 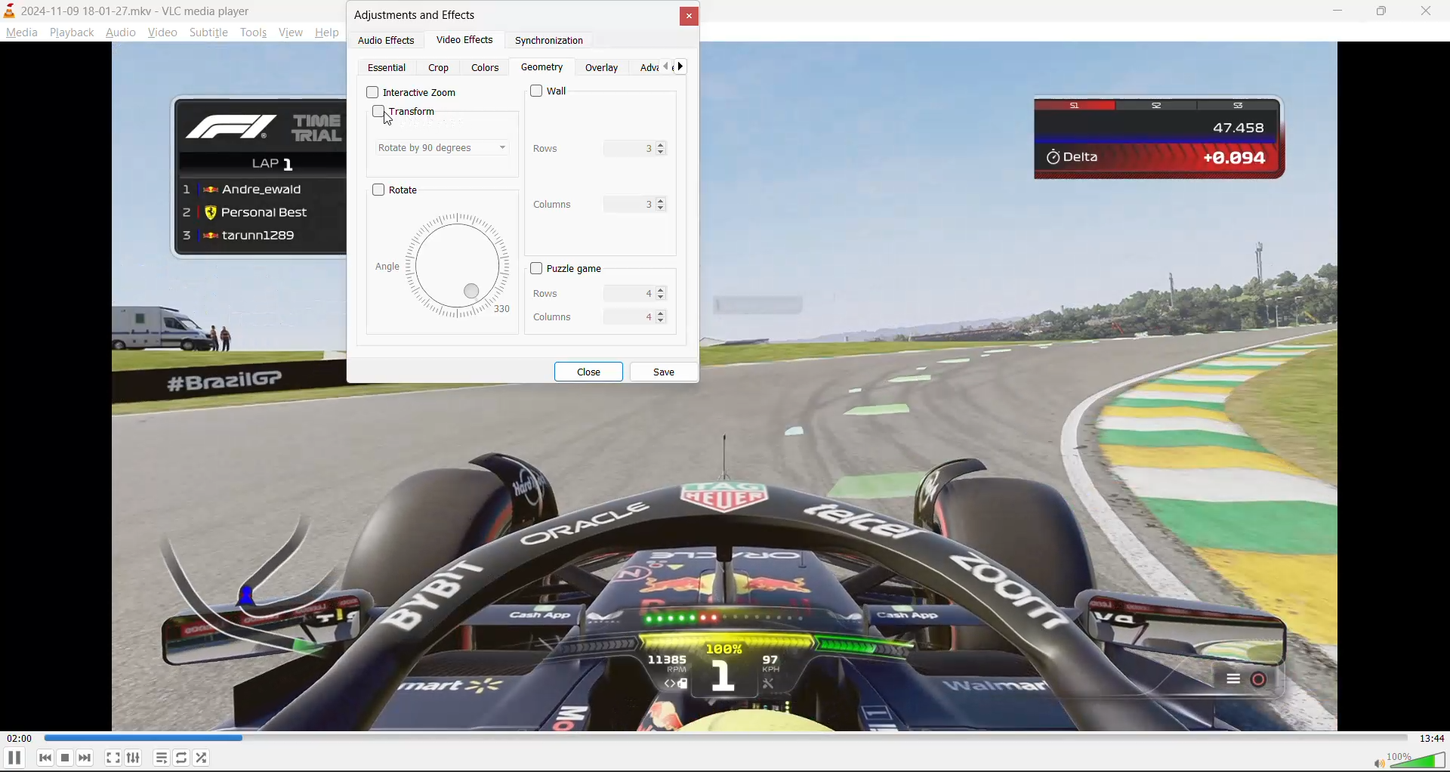 What do you see at coordinates (392, 119) in the screenshot?
I see `cursor` at bounding box center [392, 119].